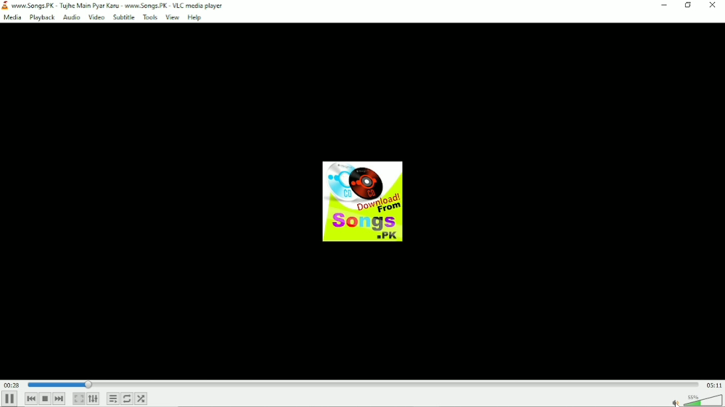  Describe the element at coordinates (150, 17) in the screenshot. I see `Tools` at that location.